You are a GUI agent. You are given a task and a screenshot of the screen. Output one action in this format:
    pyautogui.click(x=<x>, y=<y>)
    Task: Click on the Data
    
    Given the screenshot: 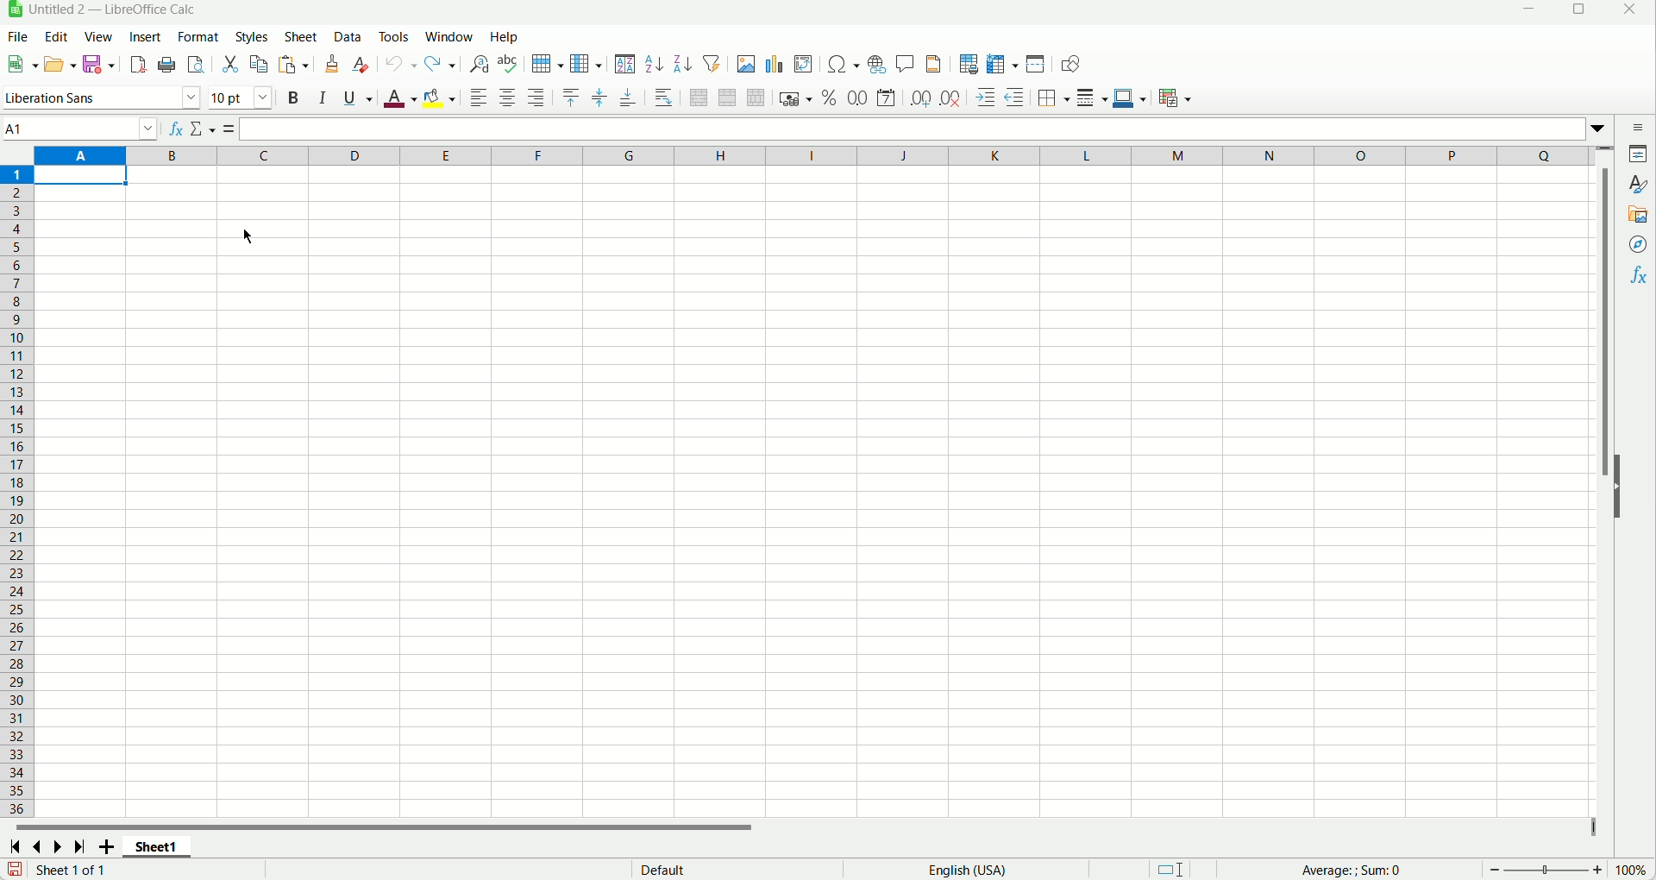 What is the action you would take?
    pyautogui.click(x=348, y=38)
    